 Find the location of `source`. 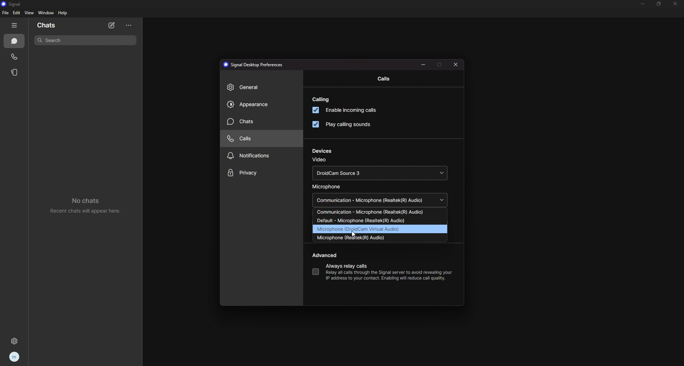

source is located at coordinates (380, 229).